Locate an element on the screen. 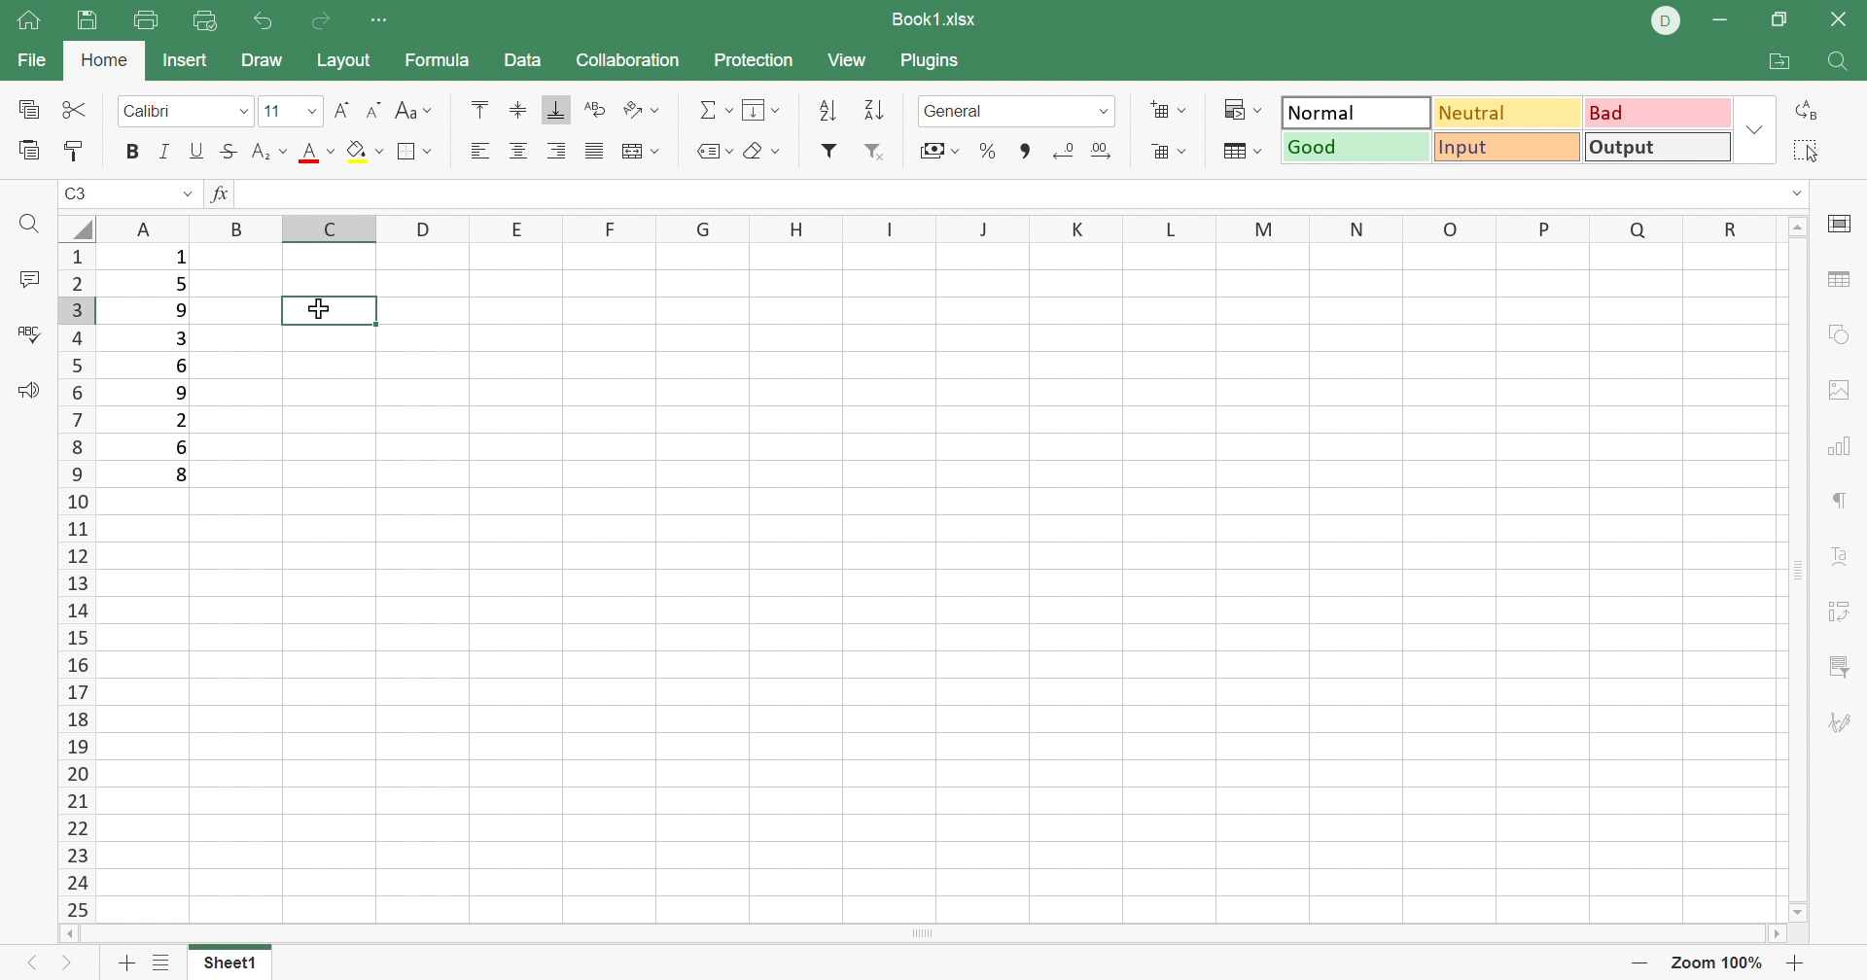 Image resolution: width=1867 pixels, height=980 pixels. Superscript / subscript is located at coordinates (265, 153).